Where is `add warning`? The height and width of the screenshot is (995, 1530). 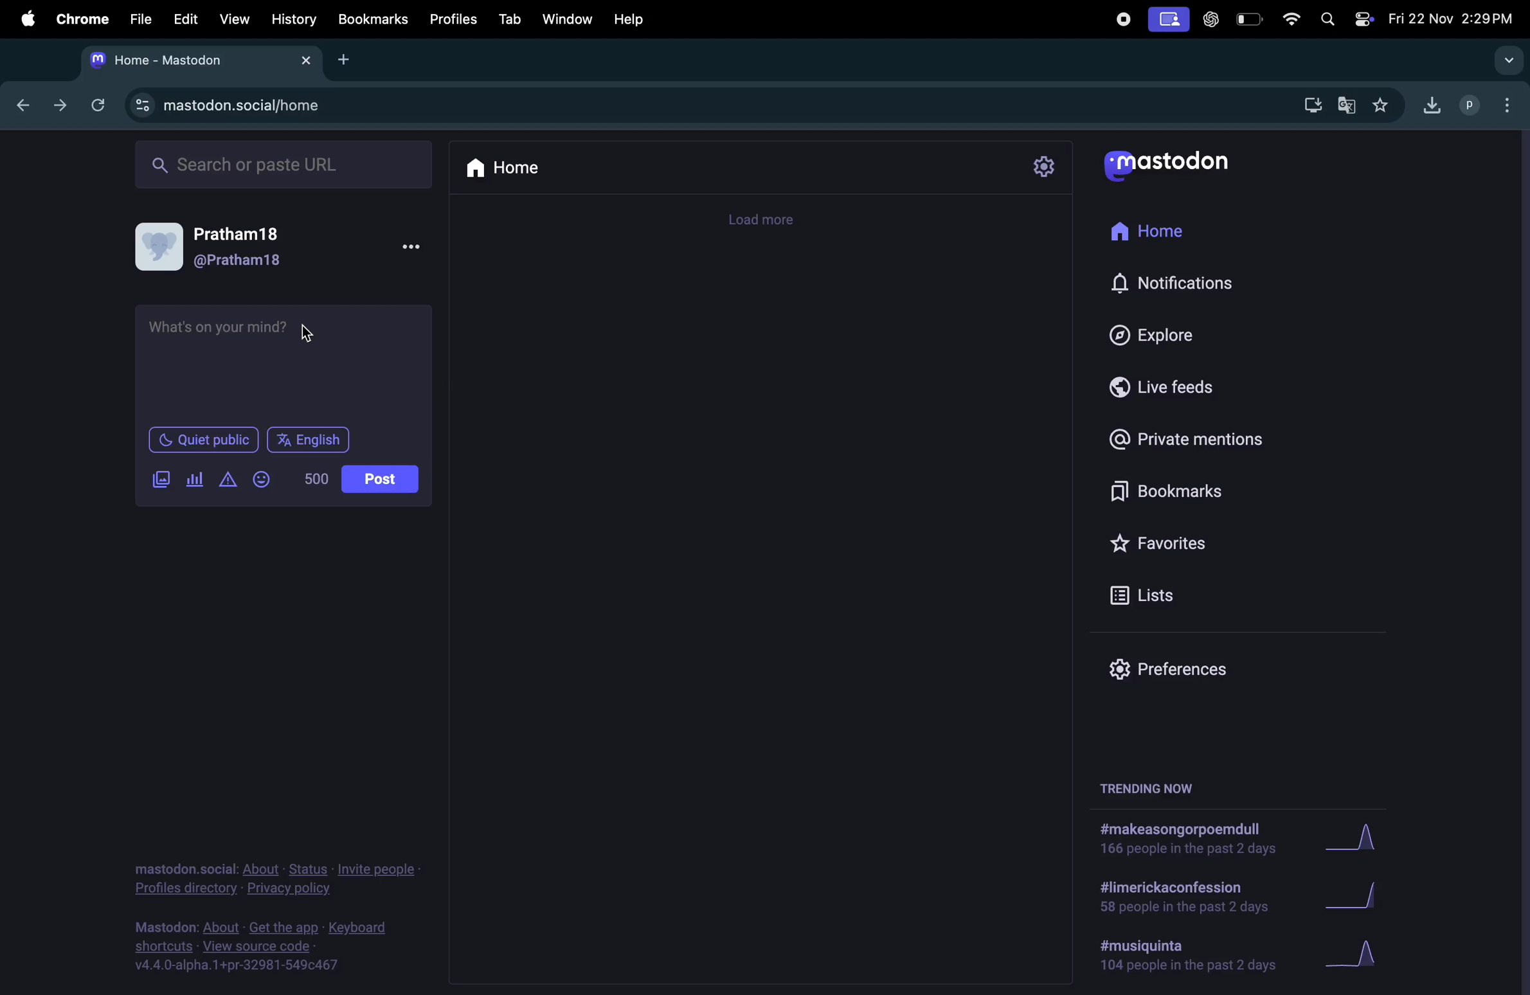 add warning is located at coordinates (225, 479).